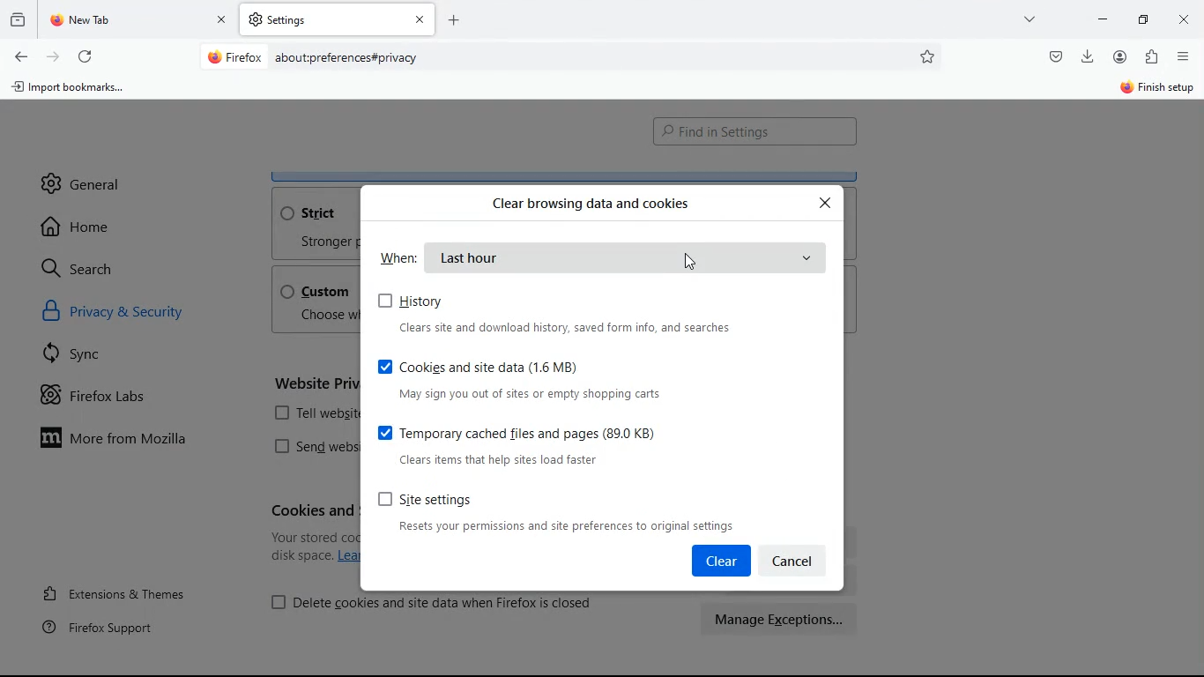 The height and width of the screenshot is (677, 1204). Describe the element at coordinates (754, 132) in the screenshot. I see `find` at that location.